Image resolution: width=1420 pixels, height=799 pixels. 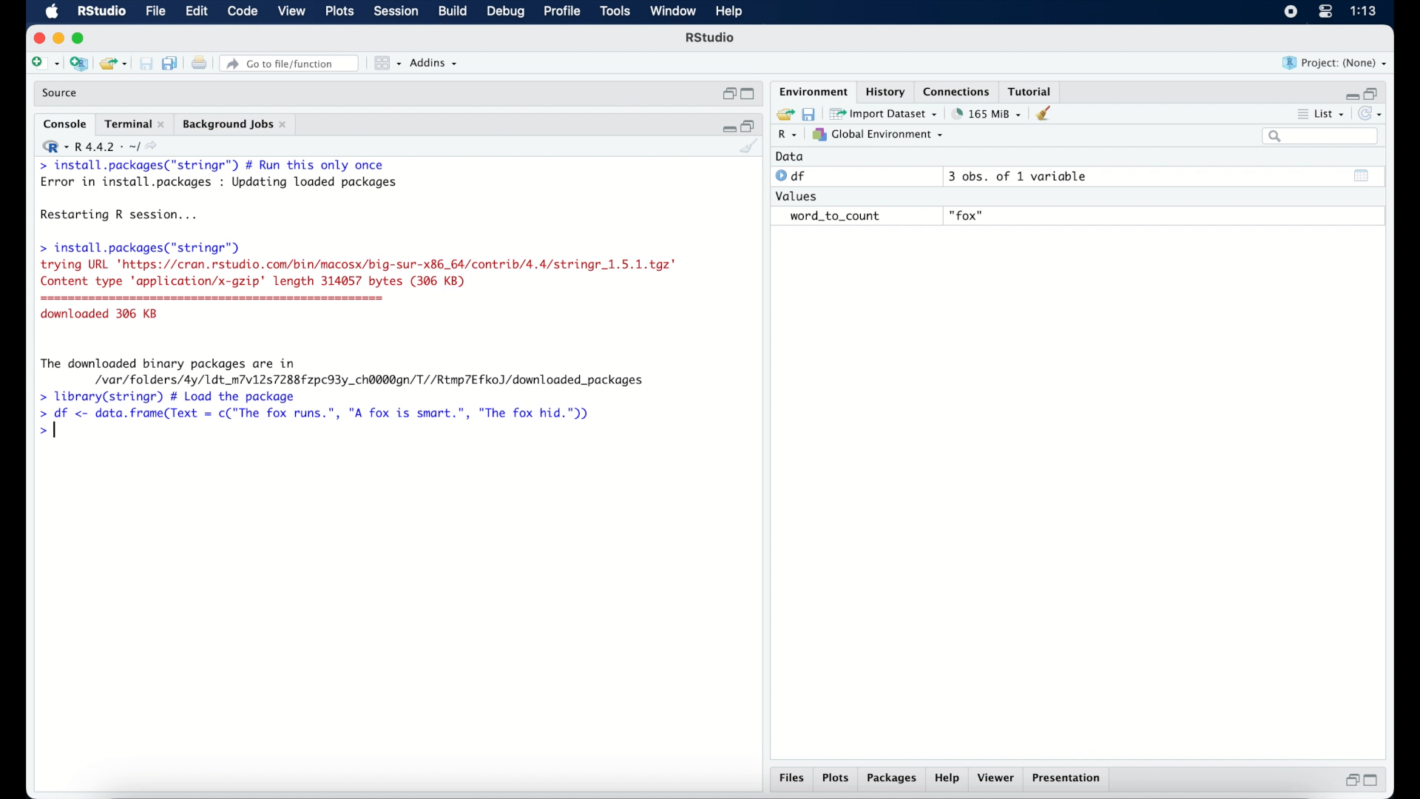 What do you see at coordinates (1362, 175) in the screenshot?
I see `show output window` at bounding box center [1362, 175].